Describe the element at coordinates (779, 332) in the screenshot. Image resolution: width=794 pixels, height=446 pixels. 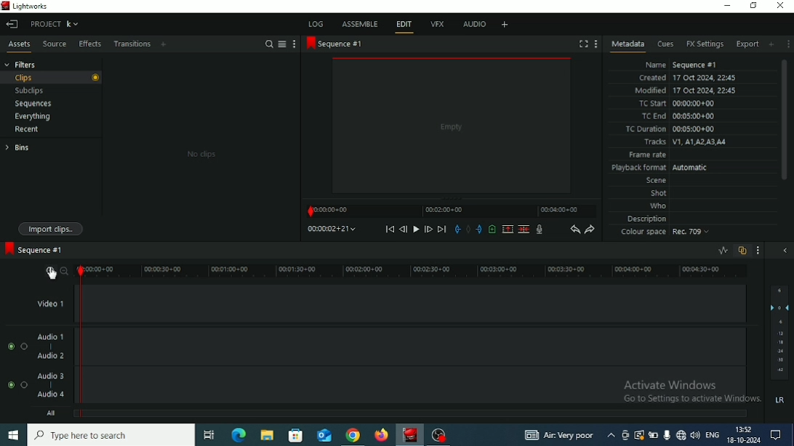
I see `Audio output level ` at that location.